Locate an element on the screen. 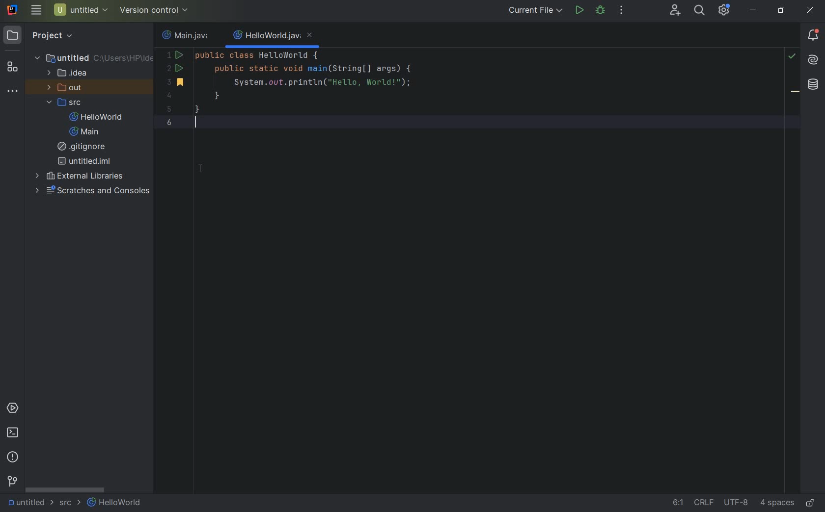  untitled is located at coordinates (84, 161).